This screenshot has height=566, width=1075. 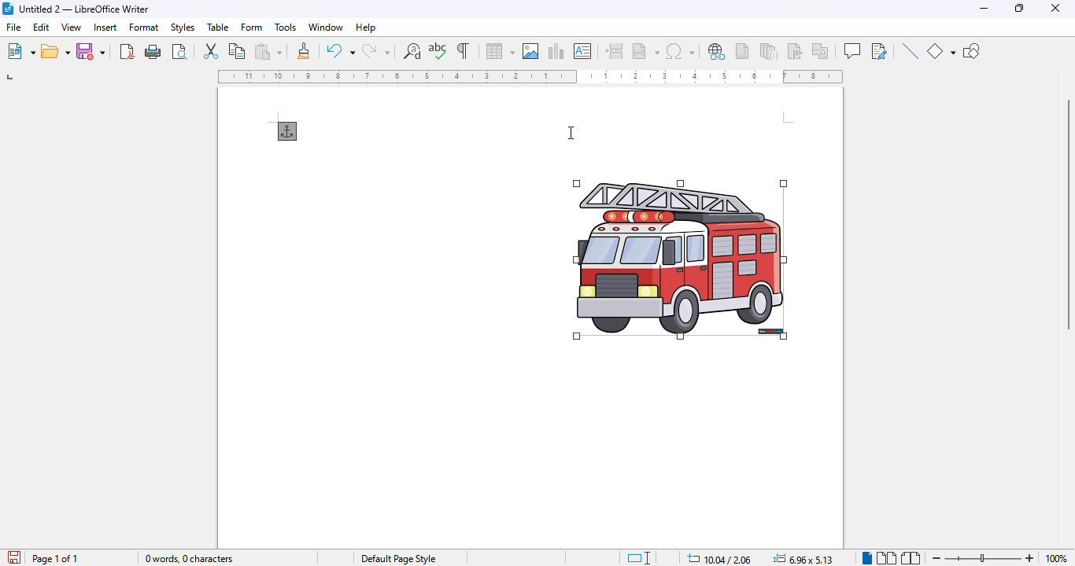 What do you see at coordinates (820, 50) in the screenshot?
I see `insert cross-reference` at bounding box center [820, 50].